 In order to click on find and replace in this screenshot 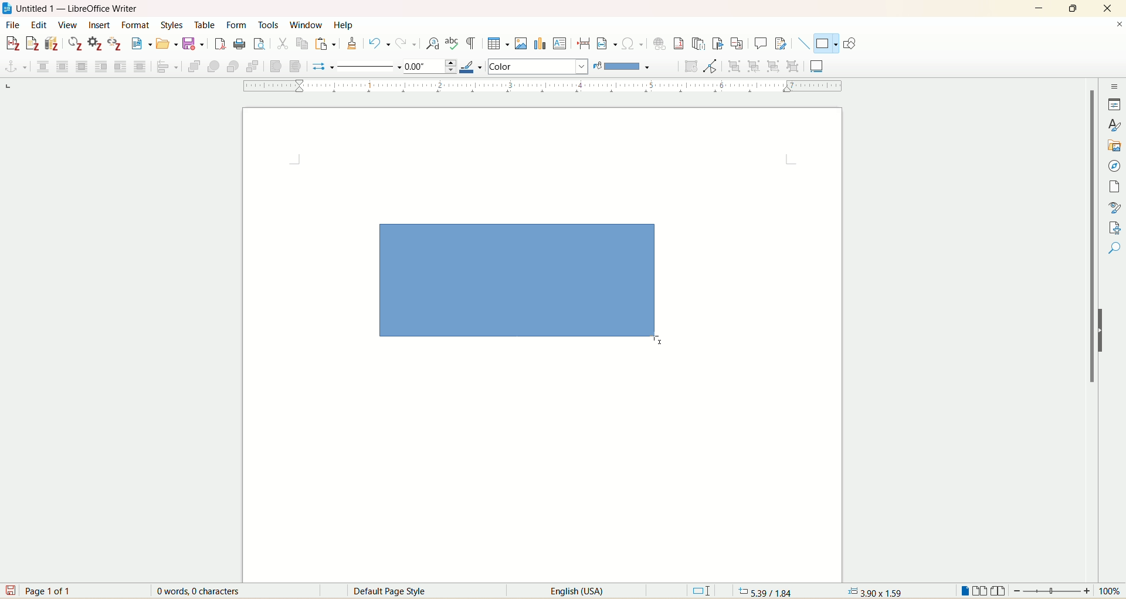, I will do `click(433, 44)`.